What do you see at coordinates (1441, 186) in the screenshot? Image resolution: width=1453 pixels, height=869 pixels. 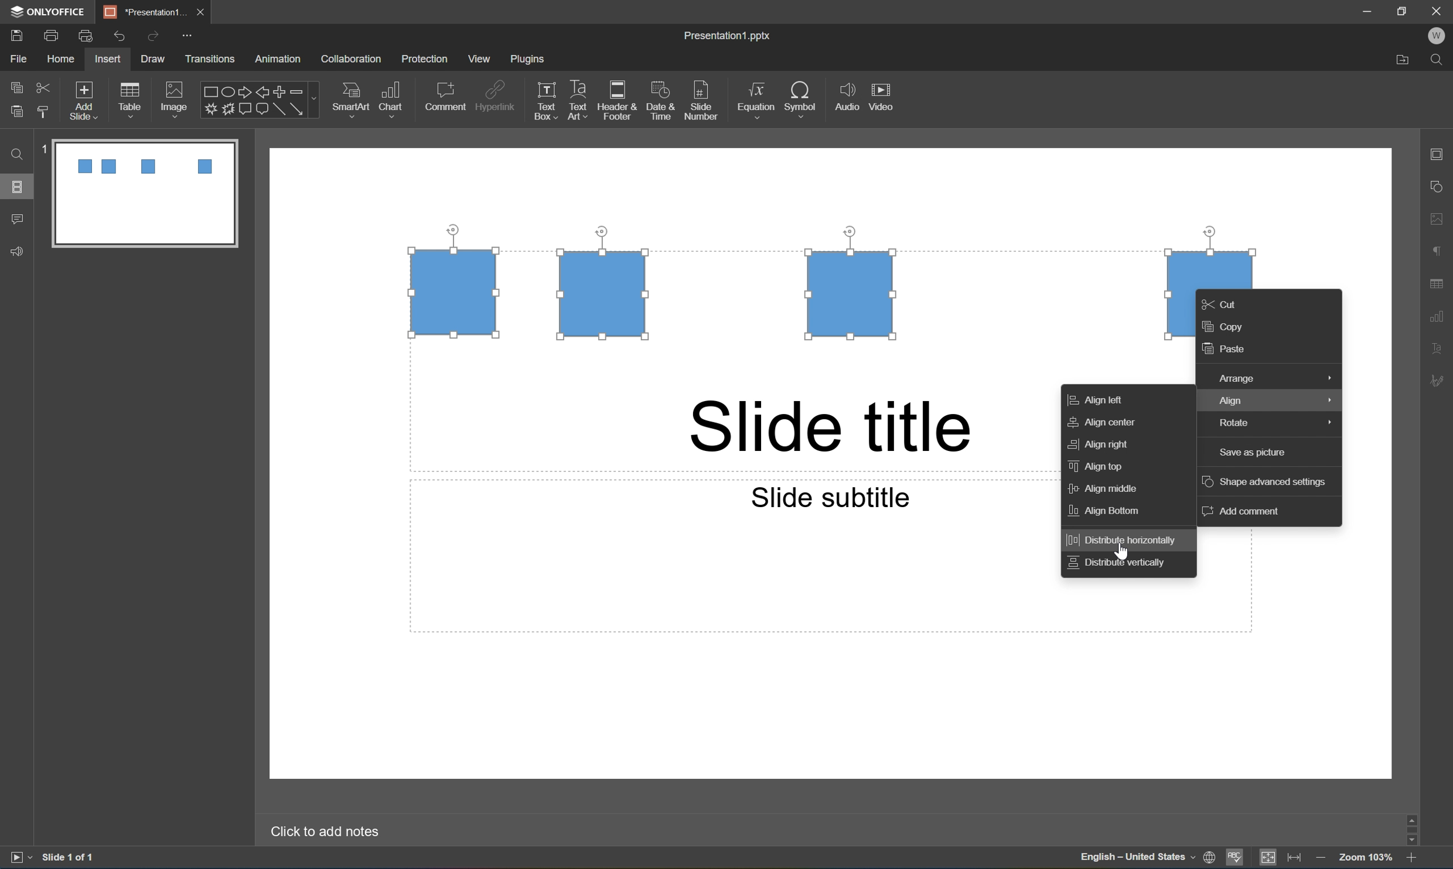 I see `shape settings` at bounding box center [1441, 186].